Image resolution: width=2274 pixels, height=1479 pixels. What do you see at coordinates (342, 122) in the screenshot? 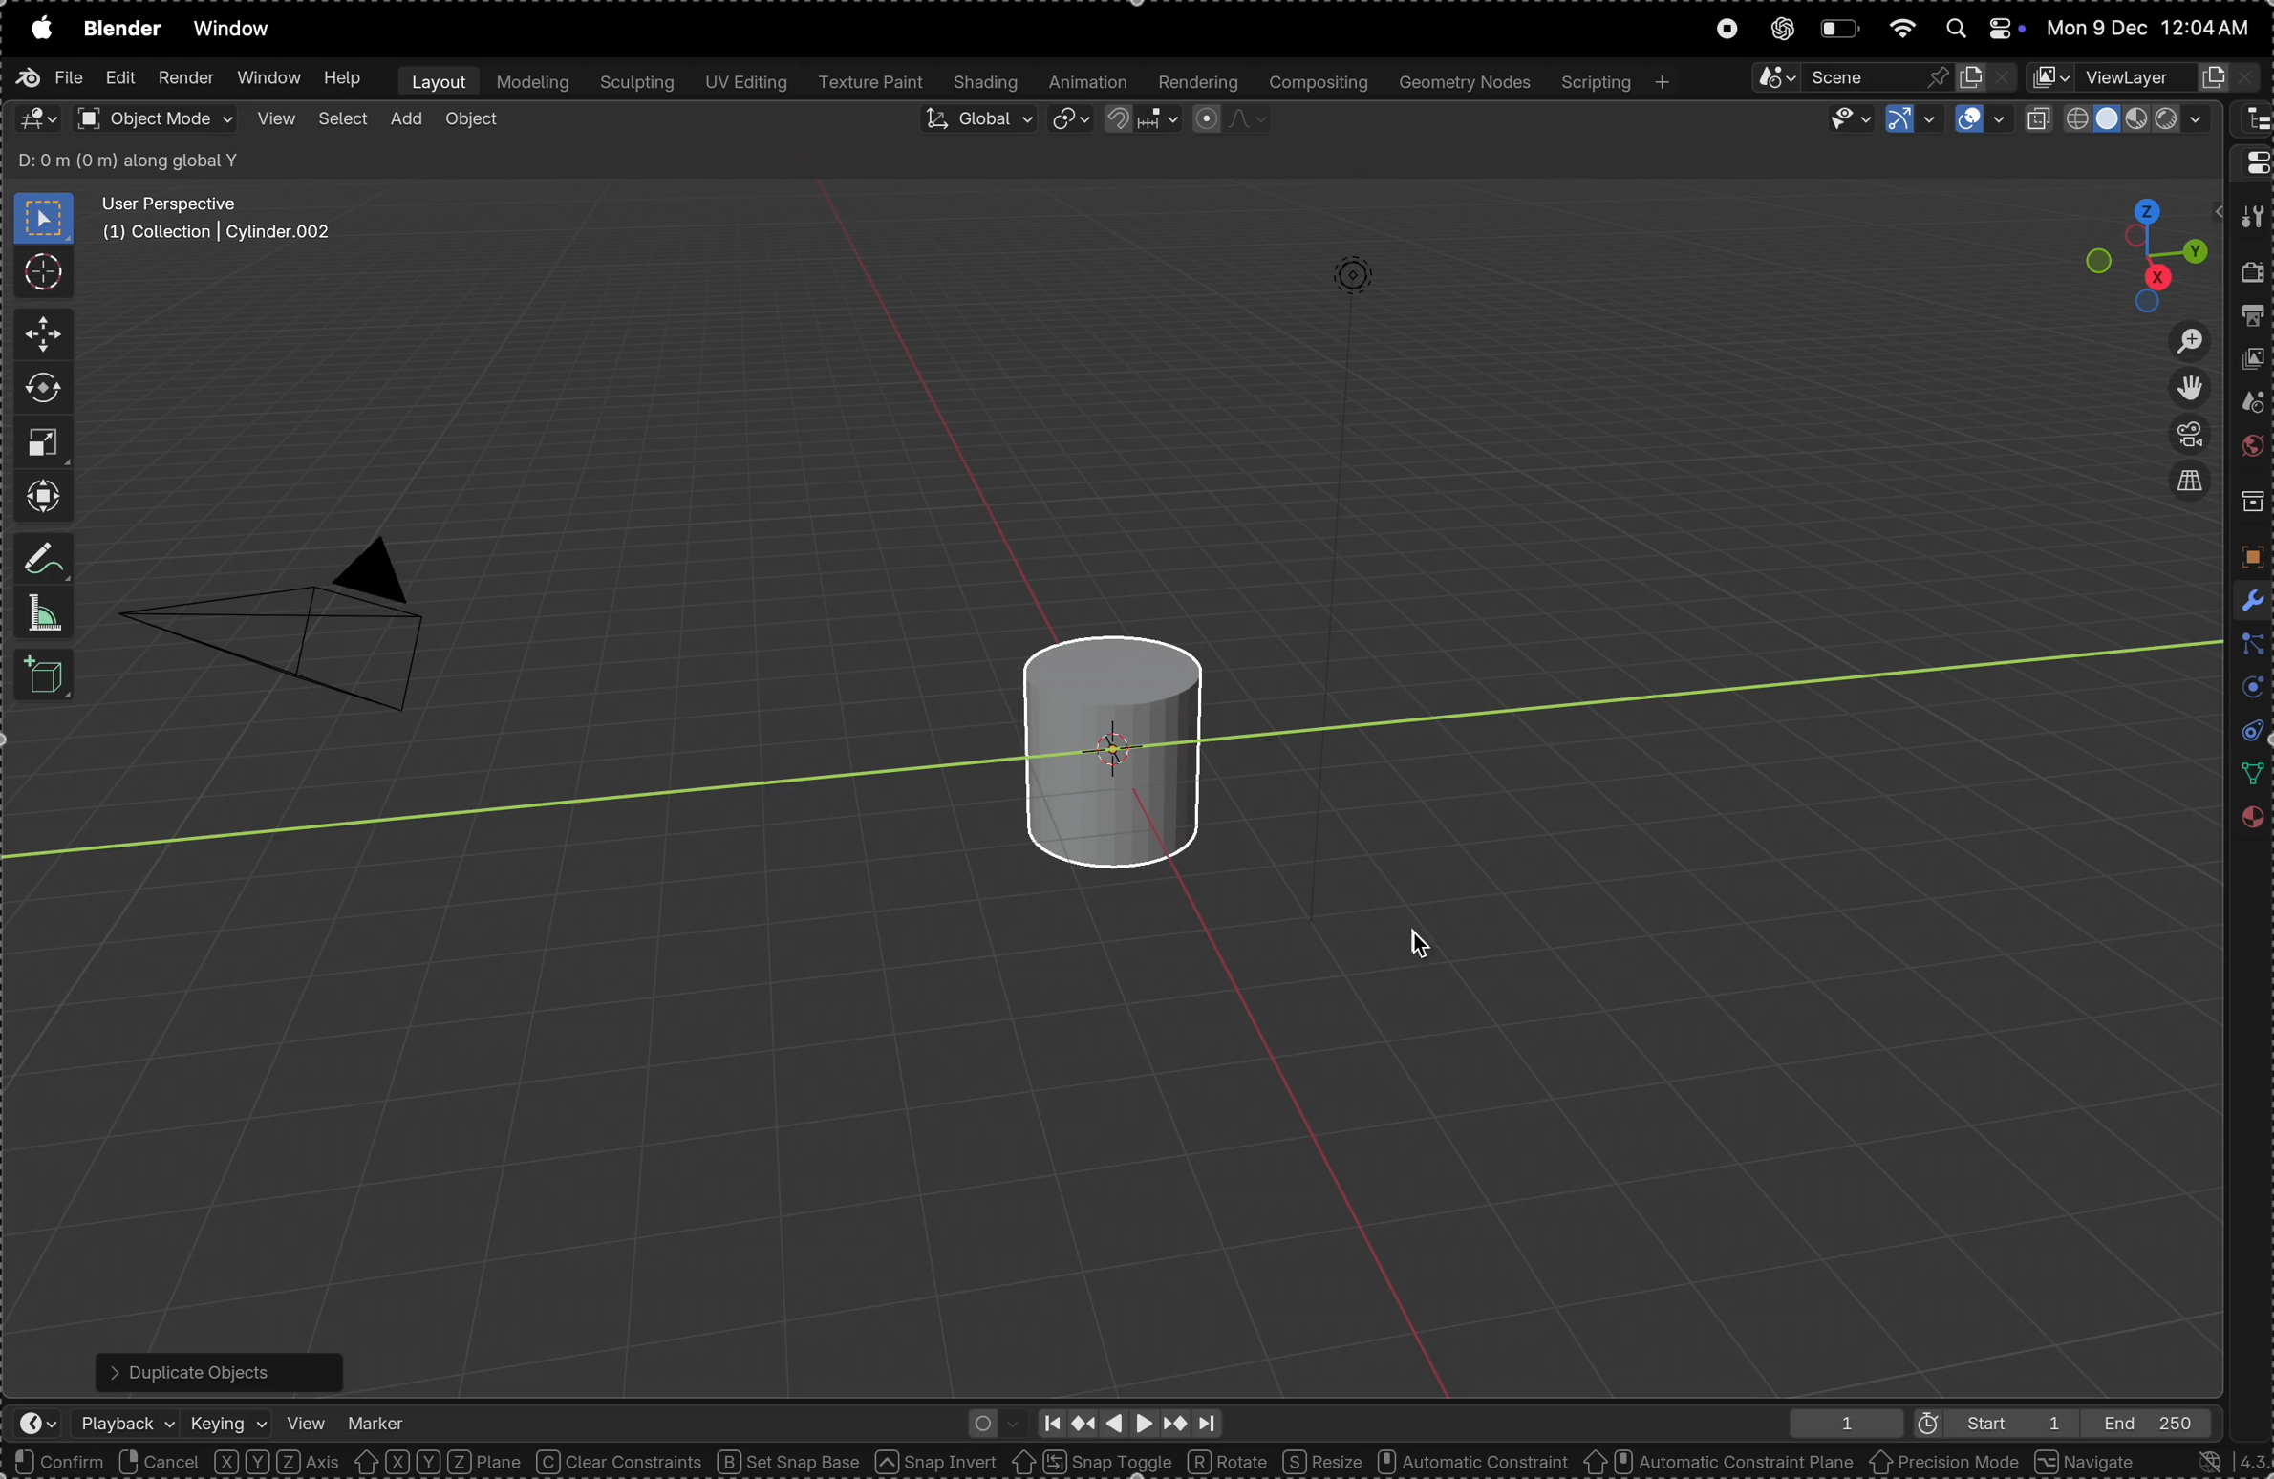
I see `select` at bounding box center [342, 122].